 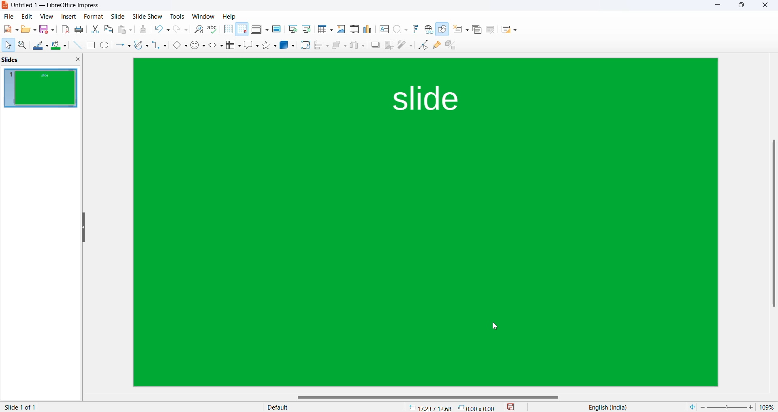 I want to click on insert, so click(x=69, y=16).